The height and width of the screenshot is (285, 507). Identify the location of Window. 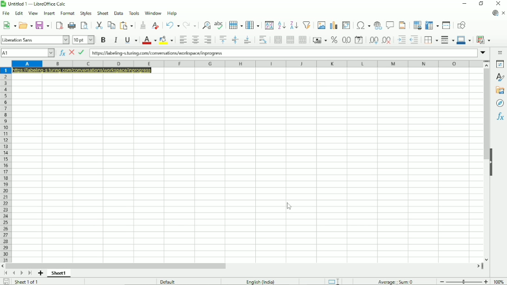
(153, 13).